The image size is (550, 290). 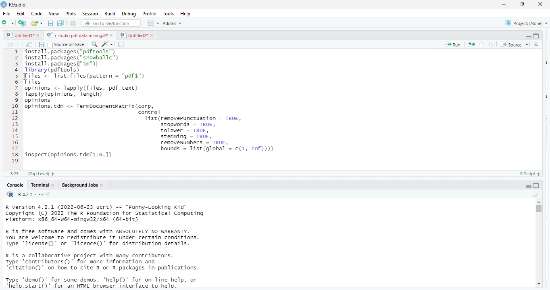 I want to click on R421: ~/, so click(x=34, y=195).